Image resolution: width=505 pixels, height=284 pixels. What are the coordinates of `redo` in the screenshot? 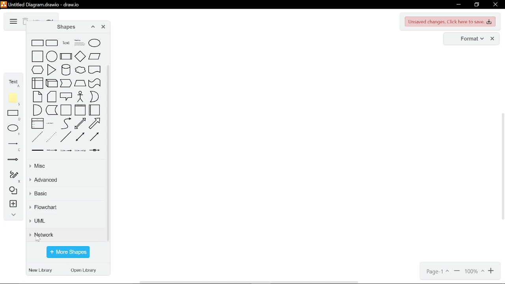 It's located at (50, 20).